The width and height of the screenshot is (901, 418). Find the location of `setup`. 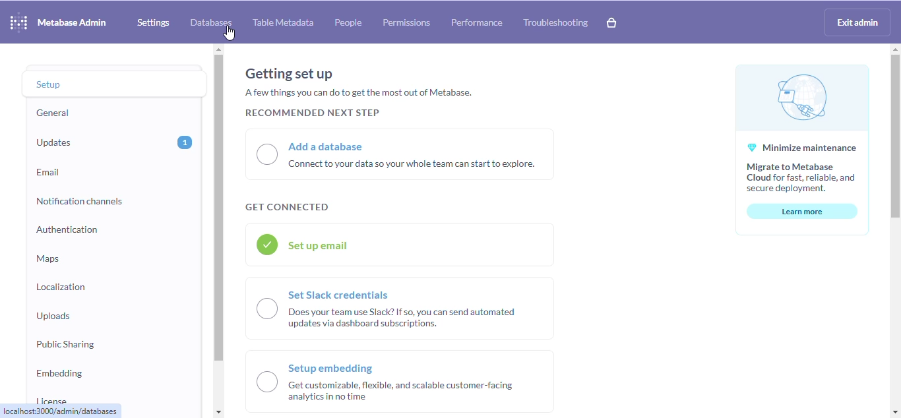

setup is located at coordinates (53, 83).